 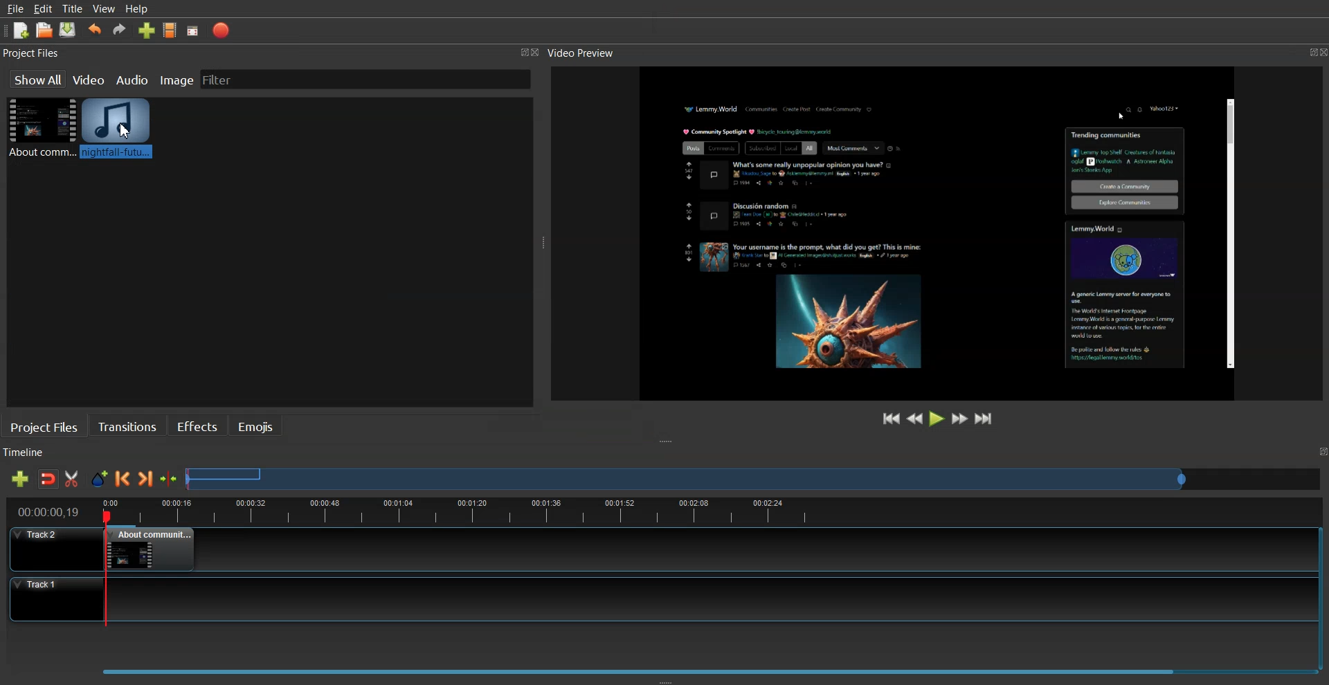 What do you see at coordinates (588, 53) in the screenshot?
I see `Video Preview` at bounding box center [588, 53].